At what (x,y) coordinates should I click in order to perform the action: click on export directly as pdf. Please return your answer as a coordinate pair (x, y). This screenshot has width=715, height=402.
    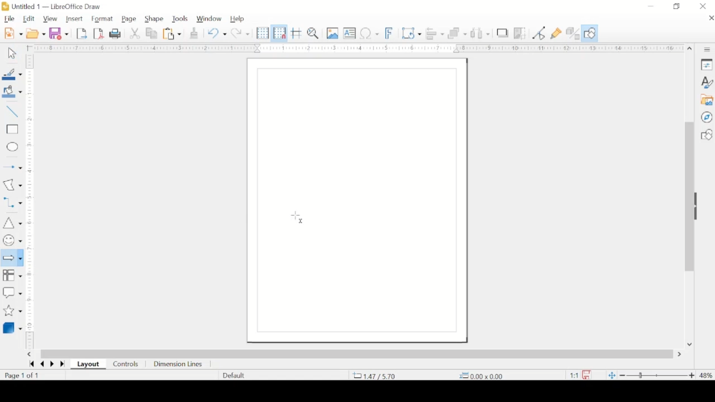
    Looking at the image, I should click on (98, 34).